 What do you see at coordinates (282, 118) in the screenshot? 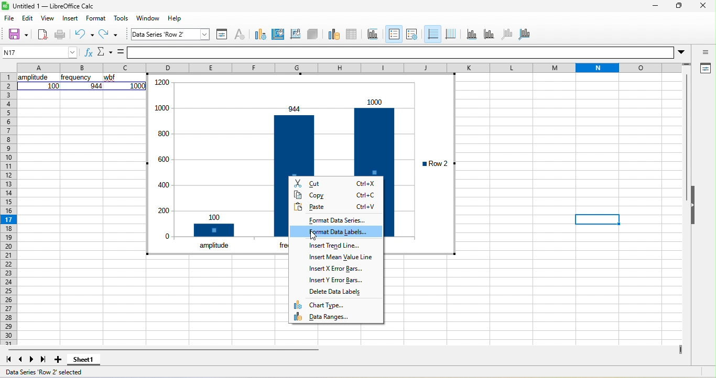
I see `chart` at bounding box center [282, 118].